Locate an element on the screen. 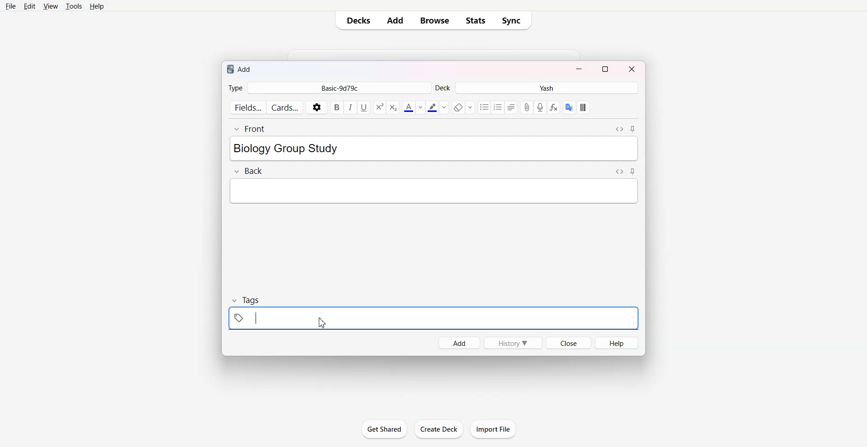  Get Shared is located at coordinates (384, 429).